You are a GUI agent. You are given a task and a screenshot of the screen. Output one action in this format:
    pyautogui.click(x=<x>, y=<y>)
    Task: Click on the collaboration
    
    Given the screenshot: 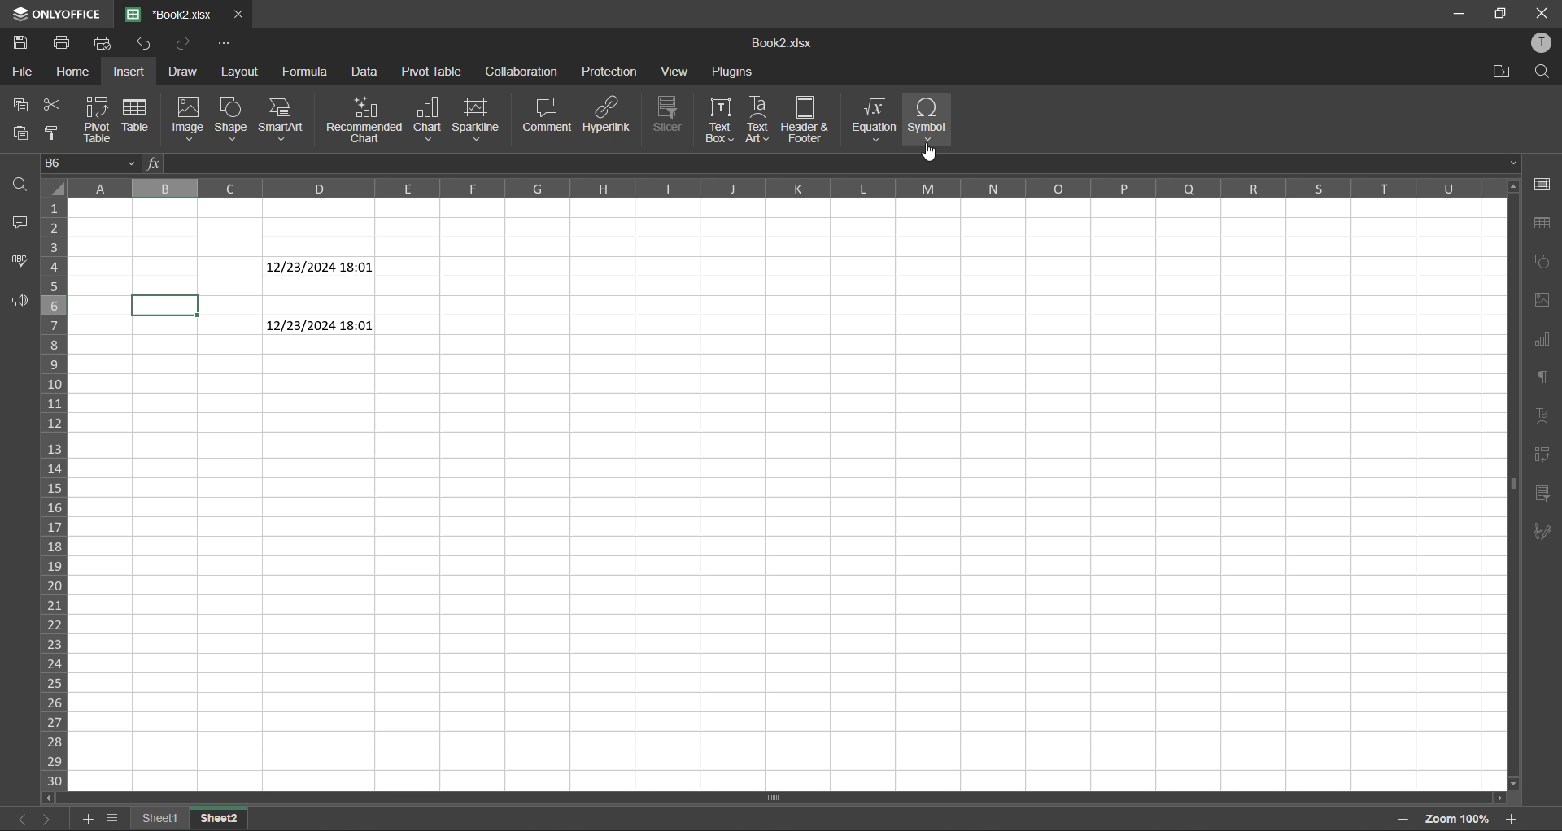 What is the action you would take?
    pyautogui.click(x=522, y=72)
    